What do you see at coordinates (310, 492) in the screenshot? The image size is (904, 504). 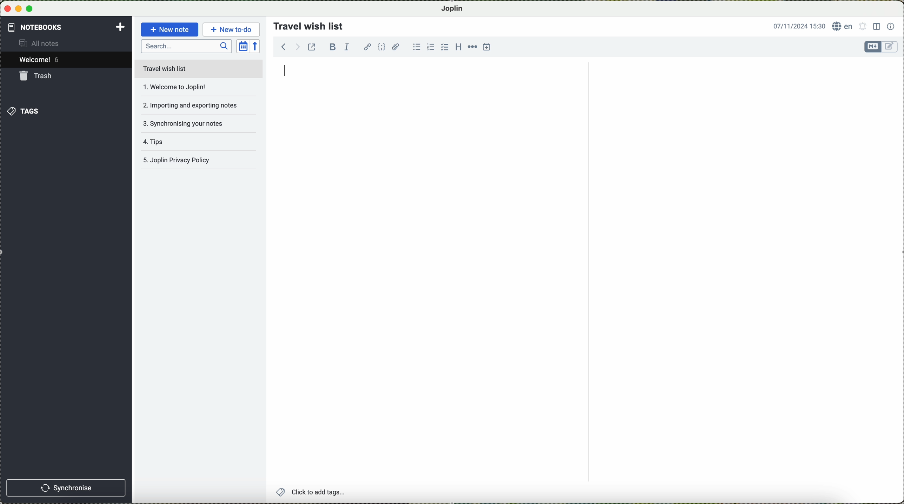 I see `add tags` at bounding box center [310, 492].